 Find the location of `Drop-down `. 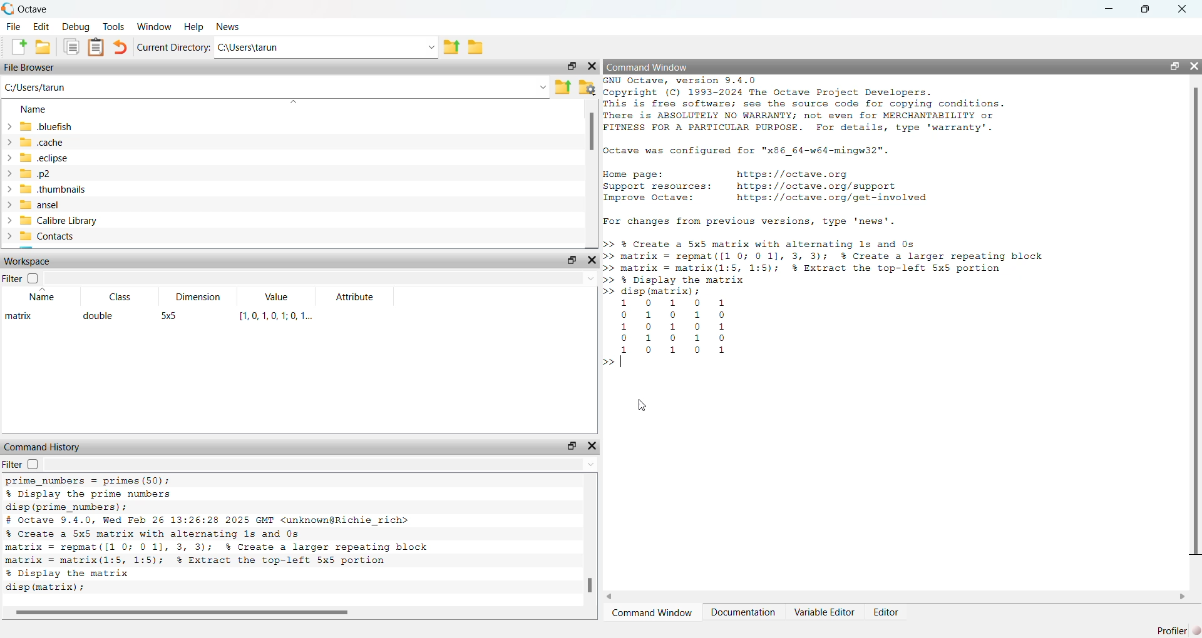

Drop-down  is located at coordinates (591, 278).